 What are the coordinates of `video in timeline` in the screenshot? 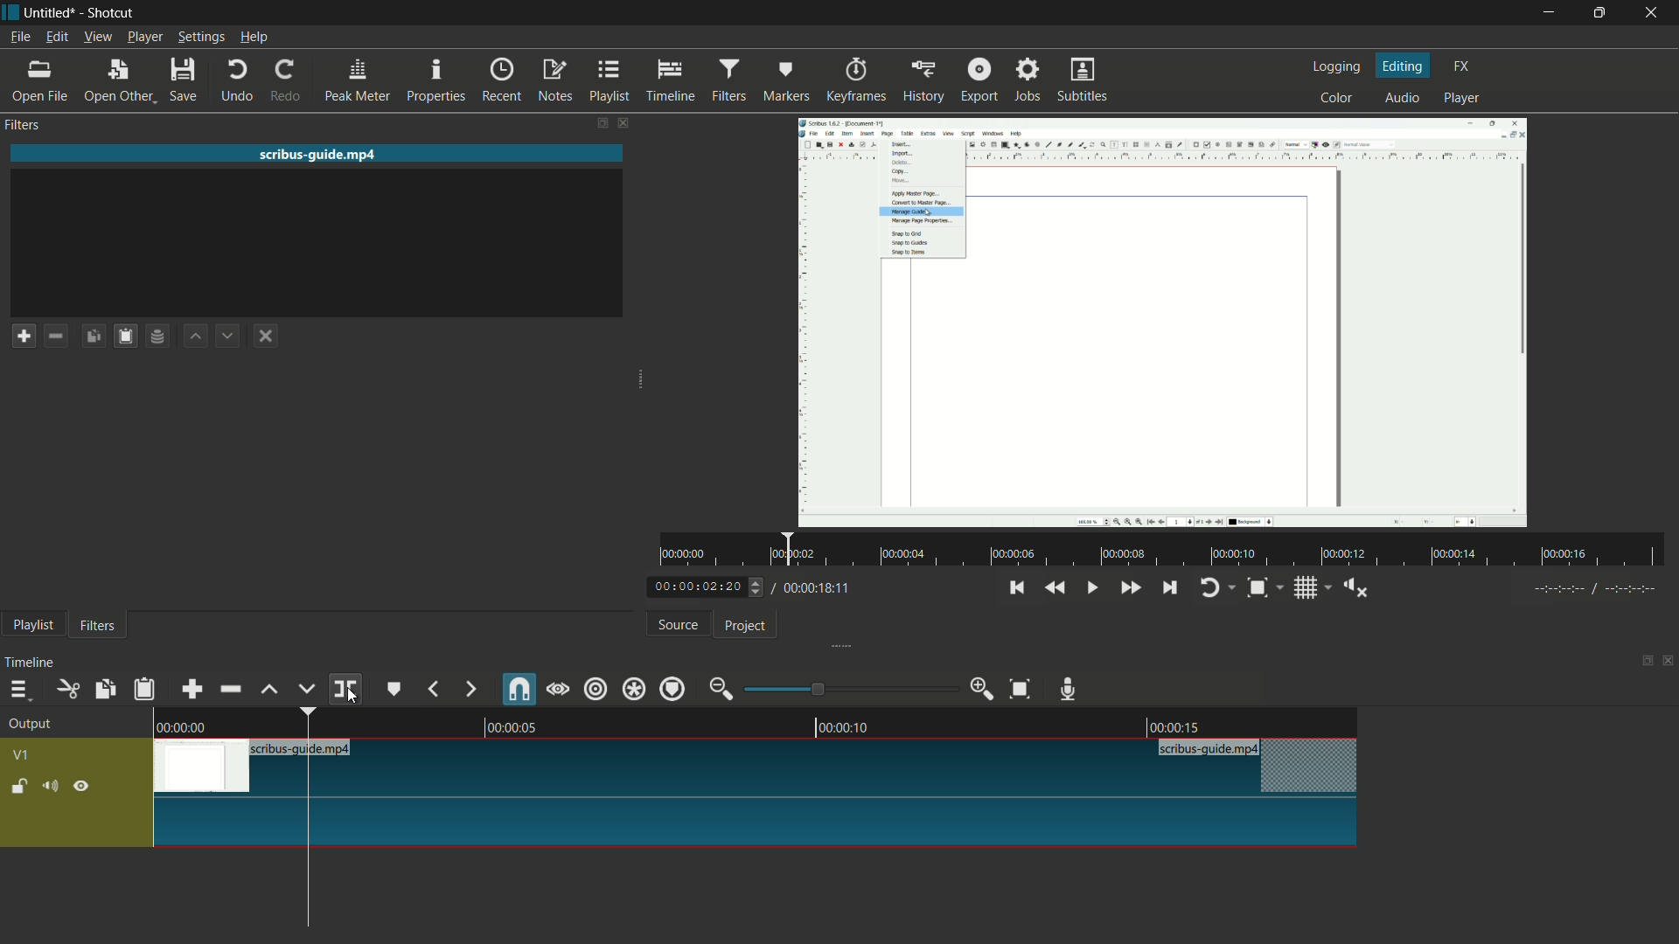 It's located at (755, 789).